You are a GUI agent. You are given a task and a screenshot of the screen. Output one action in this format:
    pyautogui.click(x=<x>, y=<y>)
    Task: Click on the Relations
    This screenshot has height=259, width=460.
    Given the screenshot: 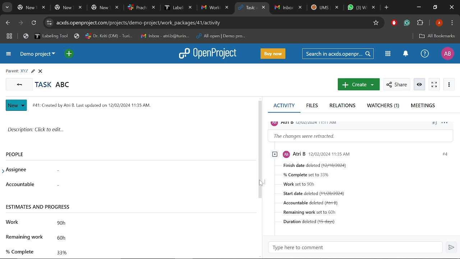 What is the action you would take?
    pyautogui.click(x=344, y=106)
    